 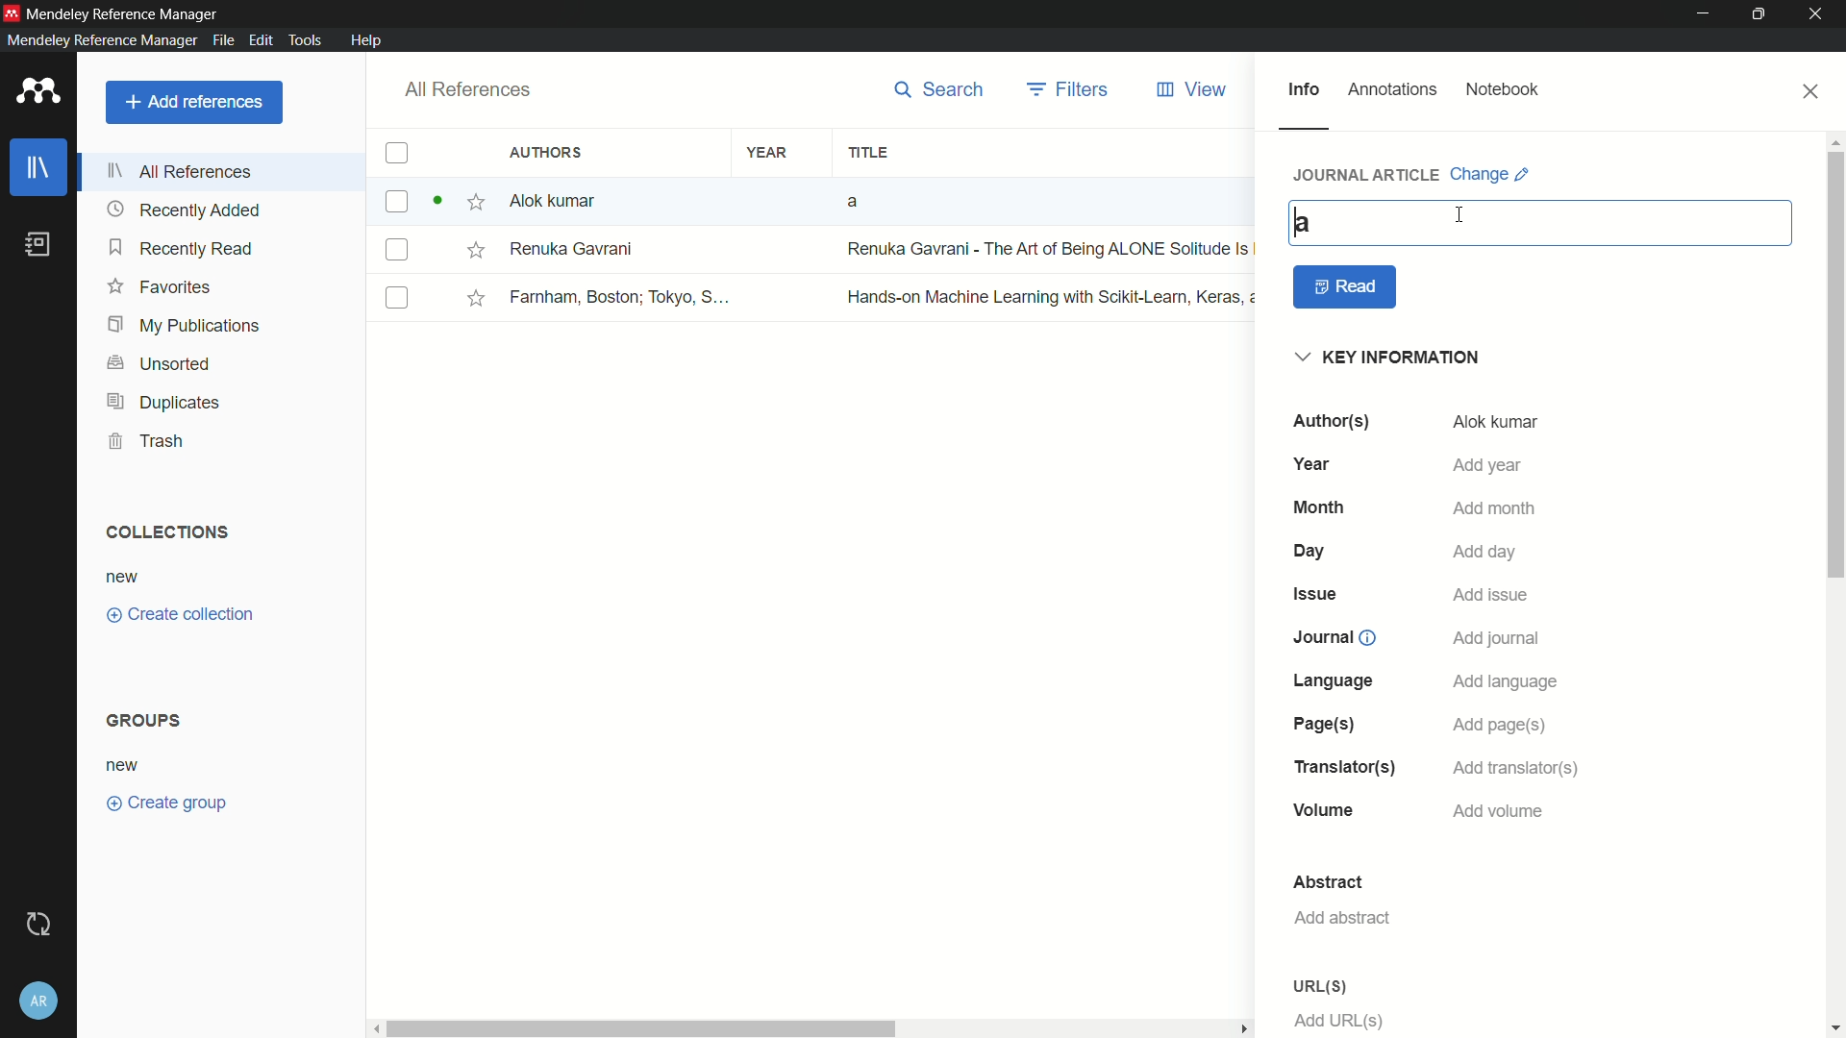 What do you see at coordinates (1312, 552) in the screenshot?
I see `day` at bounding box center [1312, 552].